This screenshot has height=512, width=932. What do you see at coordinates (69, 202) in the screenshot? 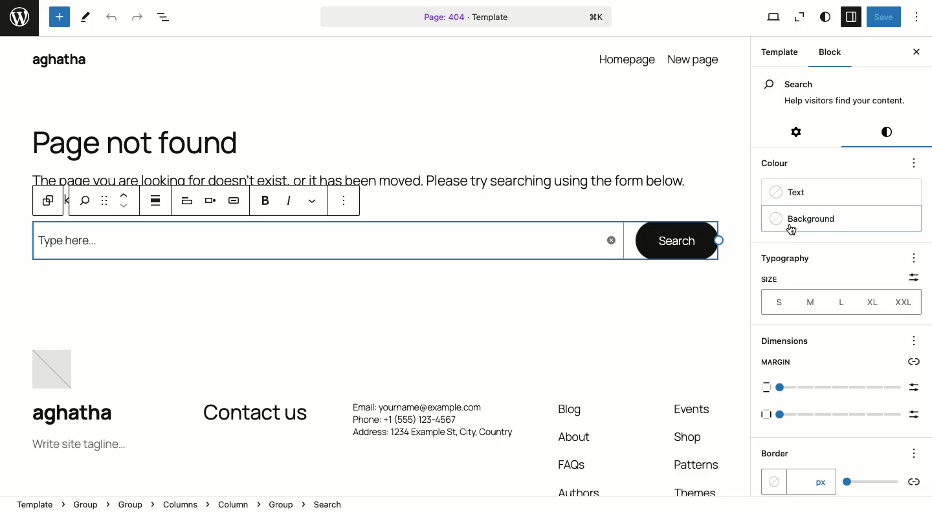
I see `previous tools` at bounding box center [69, 202].